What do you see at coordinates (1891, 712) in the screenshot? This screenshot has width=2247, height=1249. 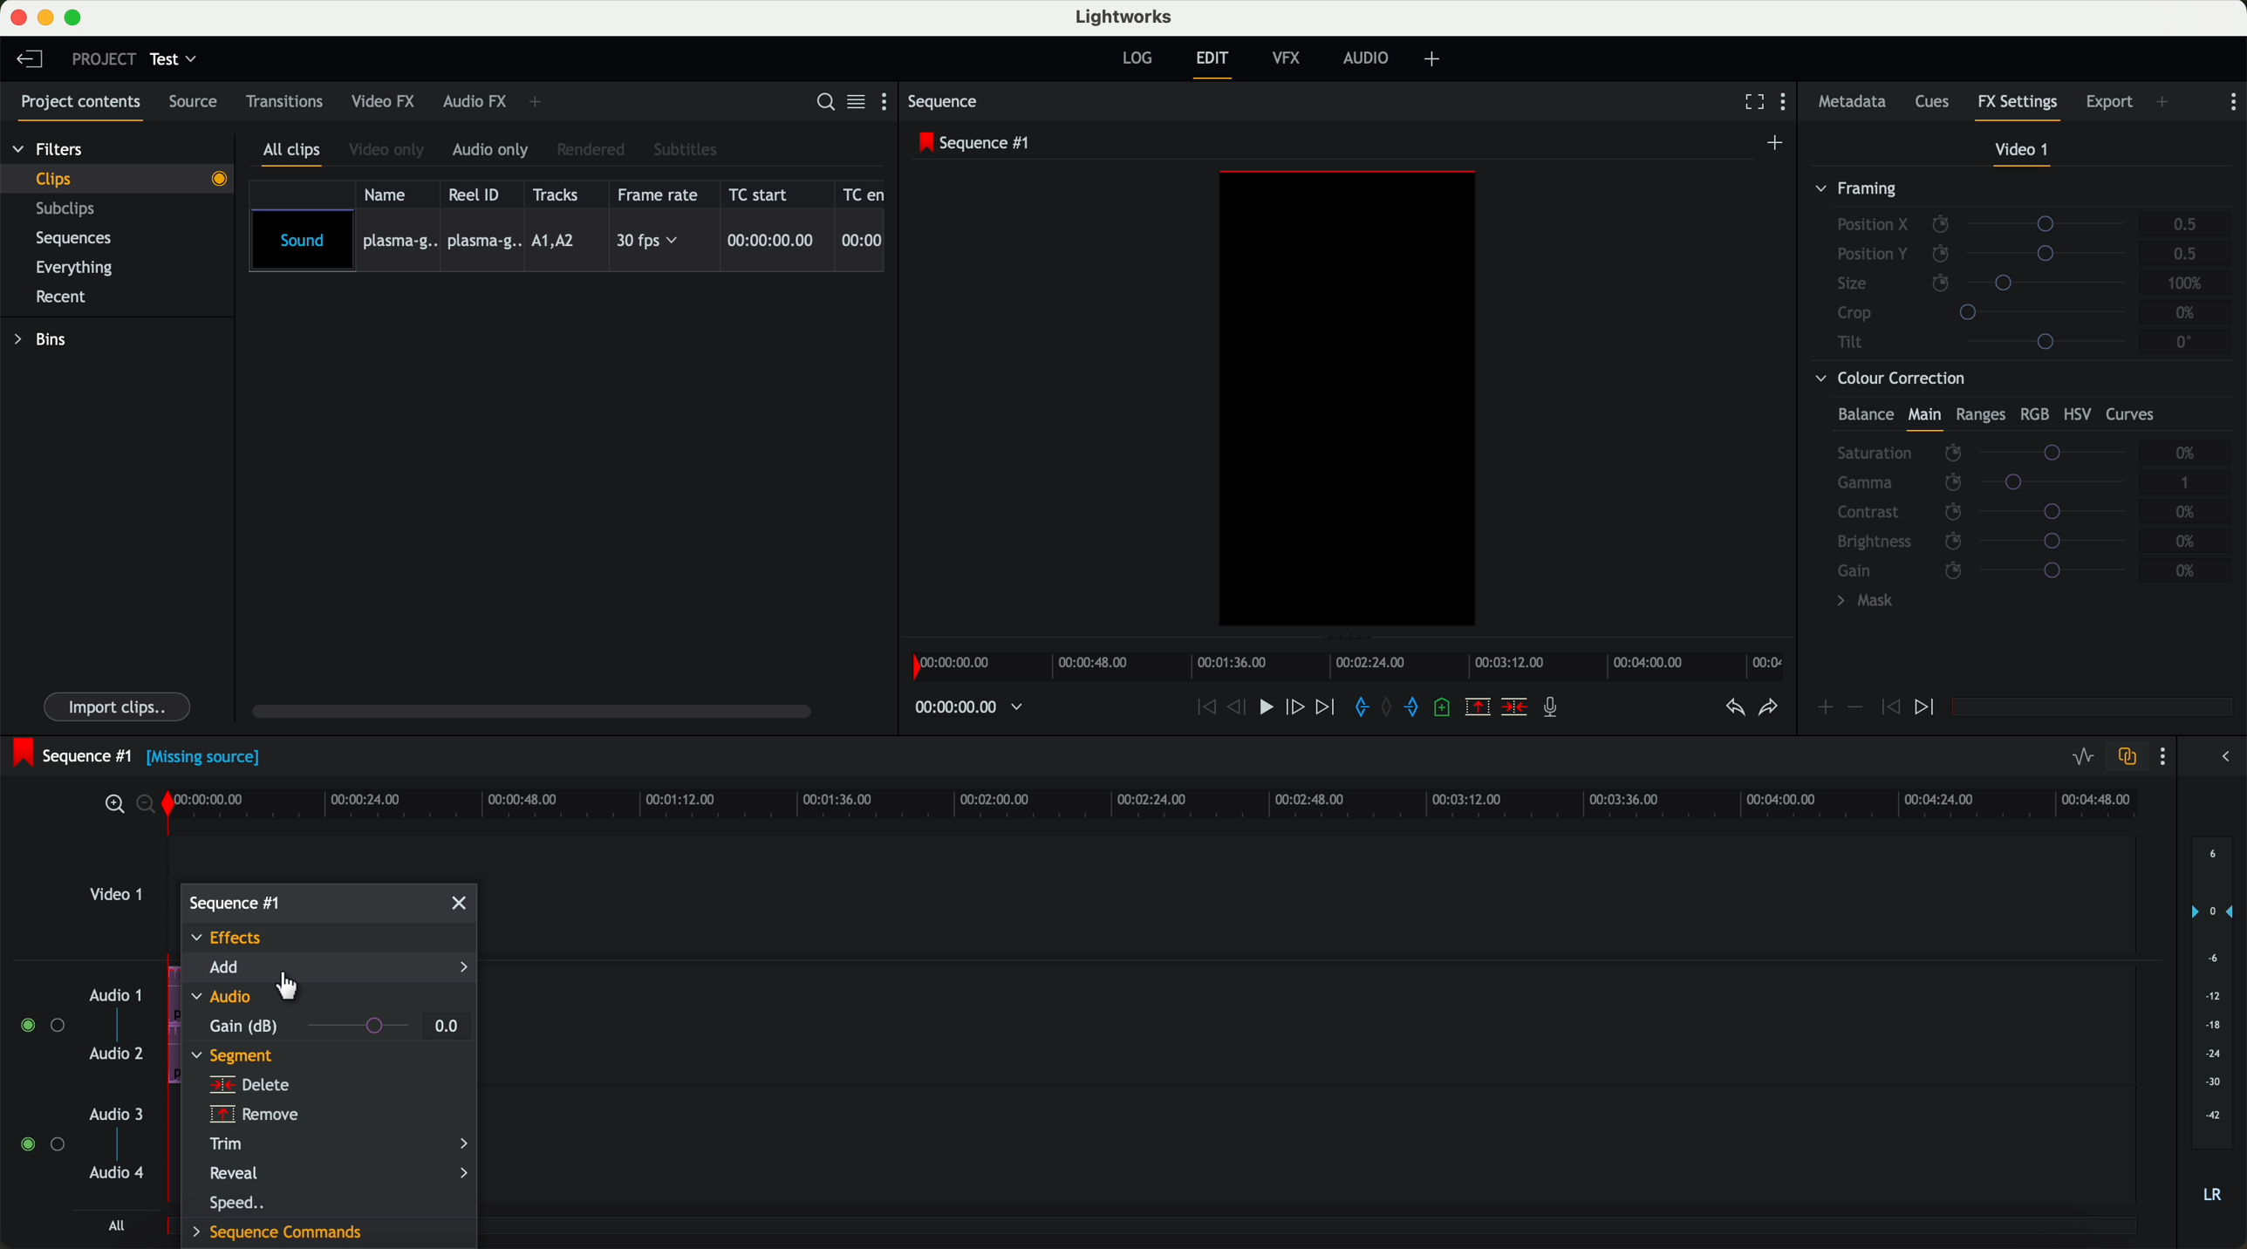 I see `jump to previous keyframe` at bounding box center [1891, 712].